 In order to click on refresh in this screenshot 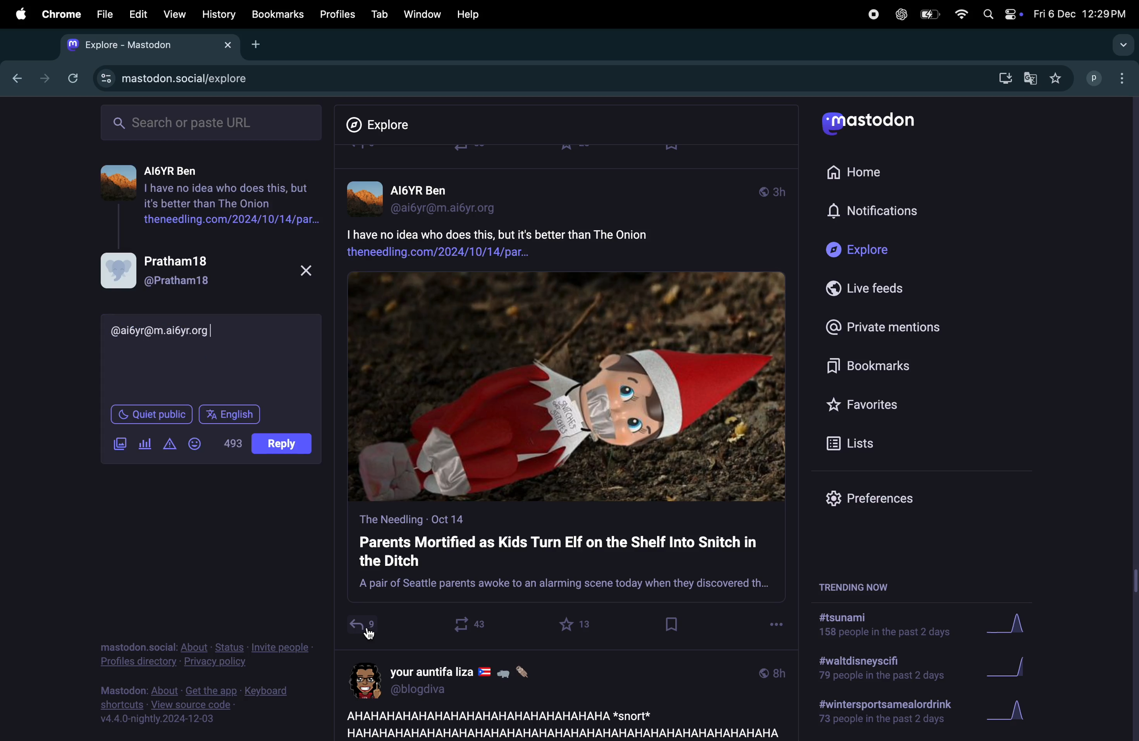, I will do `click(71, 78)`.